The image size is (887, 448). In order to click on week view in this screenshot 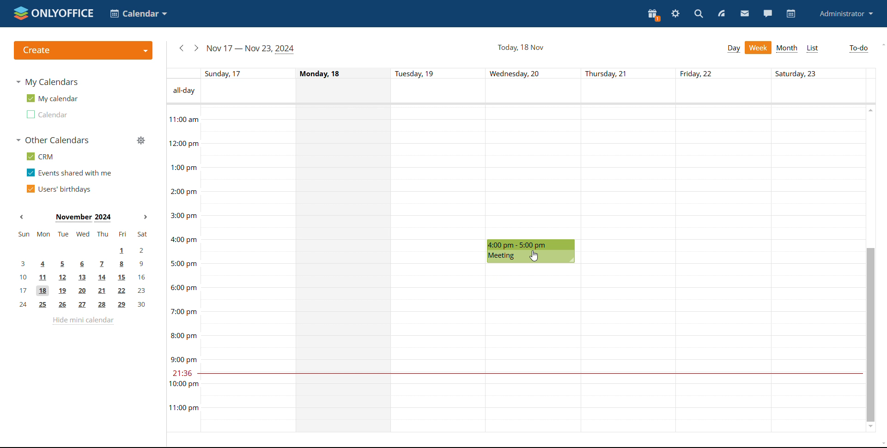, I will do `click(758, 48)`.